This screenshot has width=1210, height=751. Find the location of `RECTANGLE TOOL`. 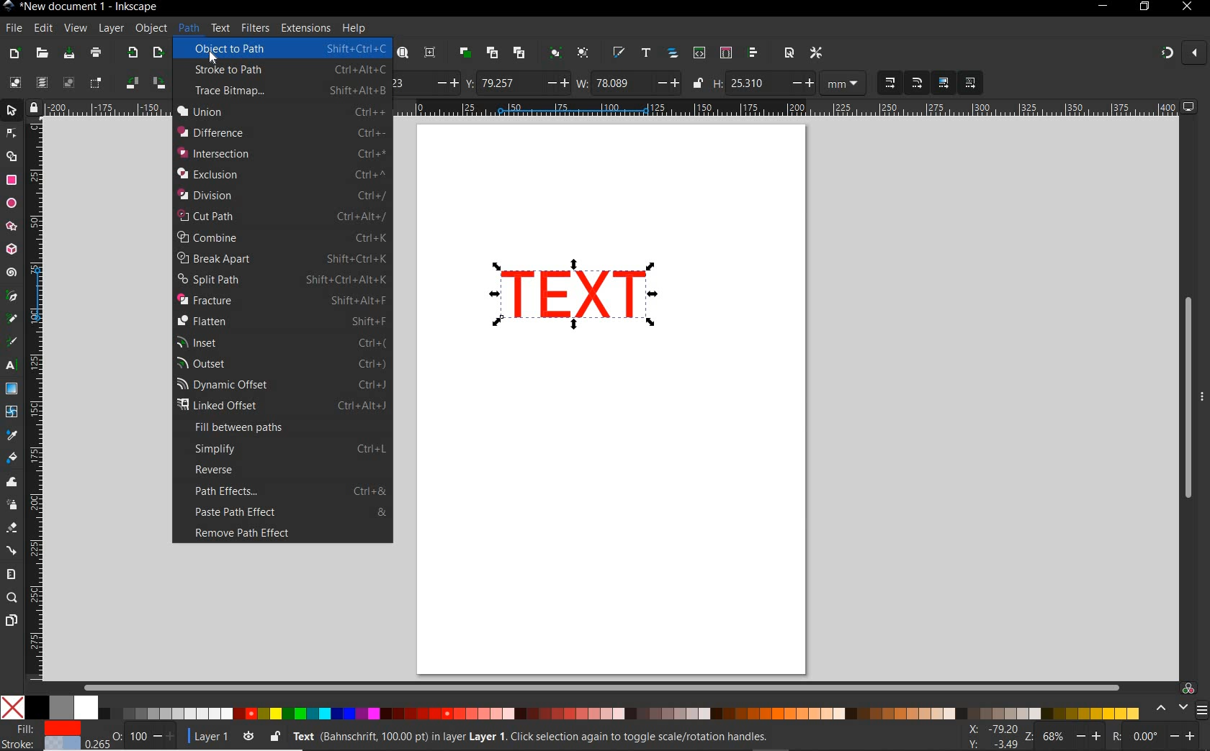

RECTANGLE TOOL is located at coordinates (12, 181).